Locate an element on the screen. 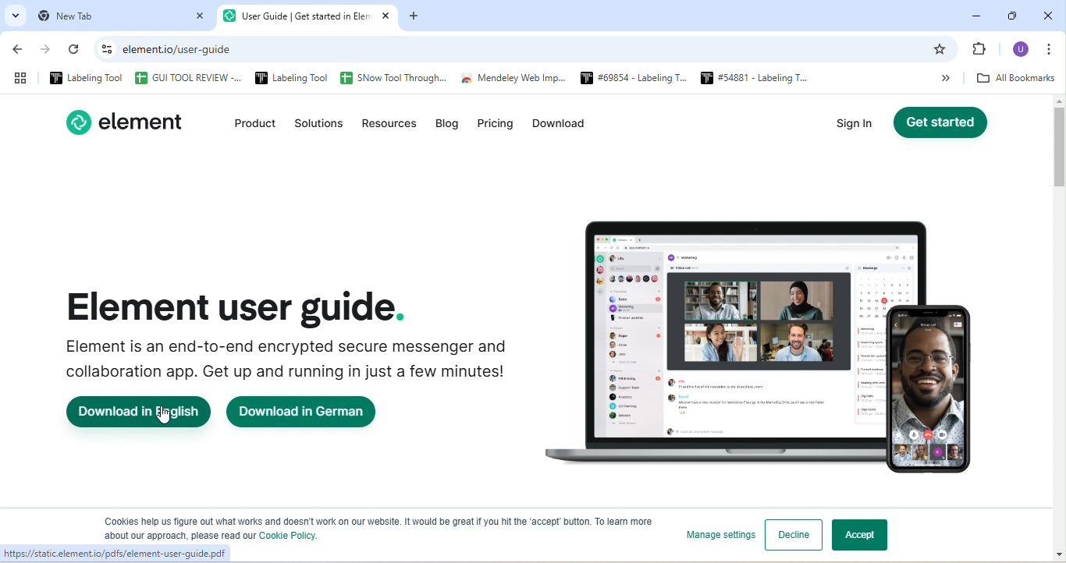  download in english is located at coordinates (139, 412).